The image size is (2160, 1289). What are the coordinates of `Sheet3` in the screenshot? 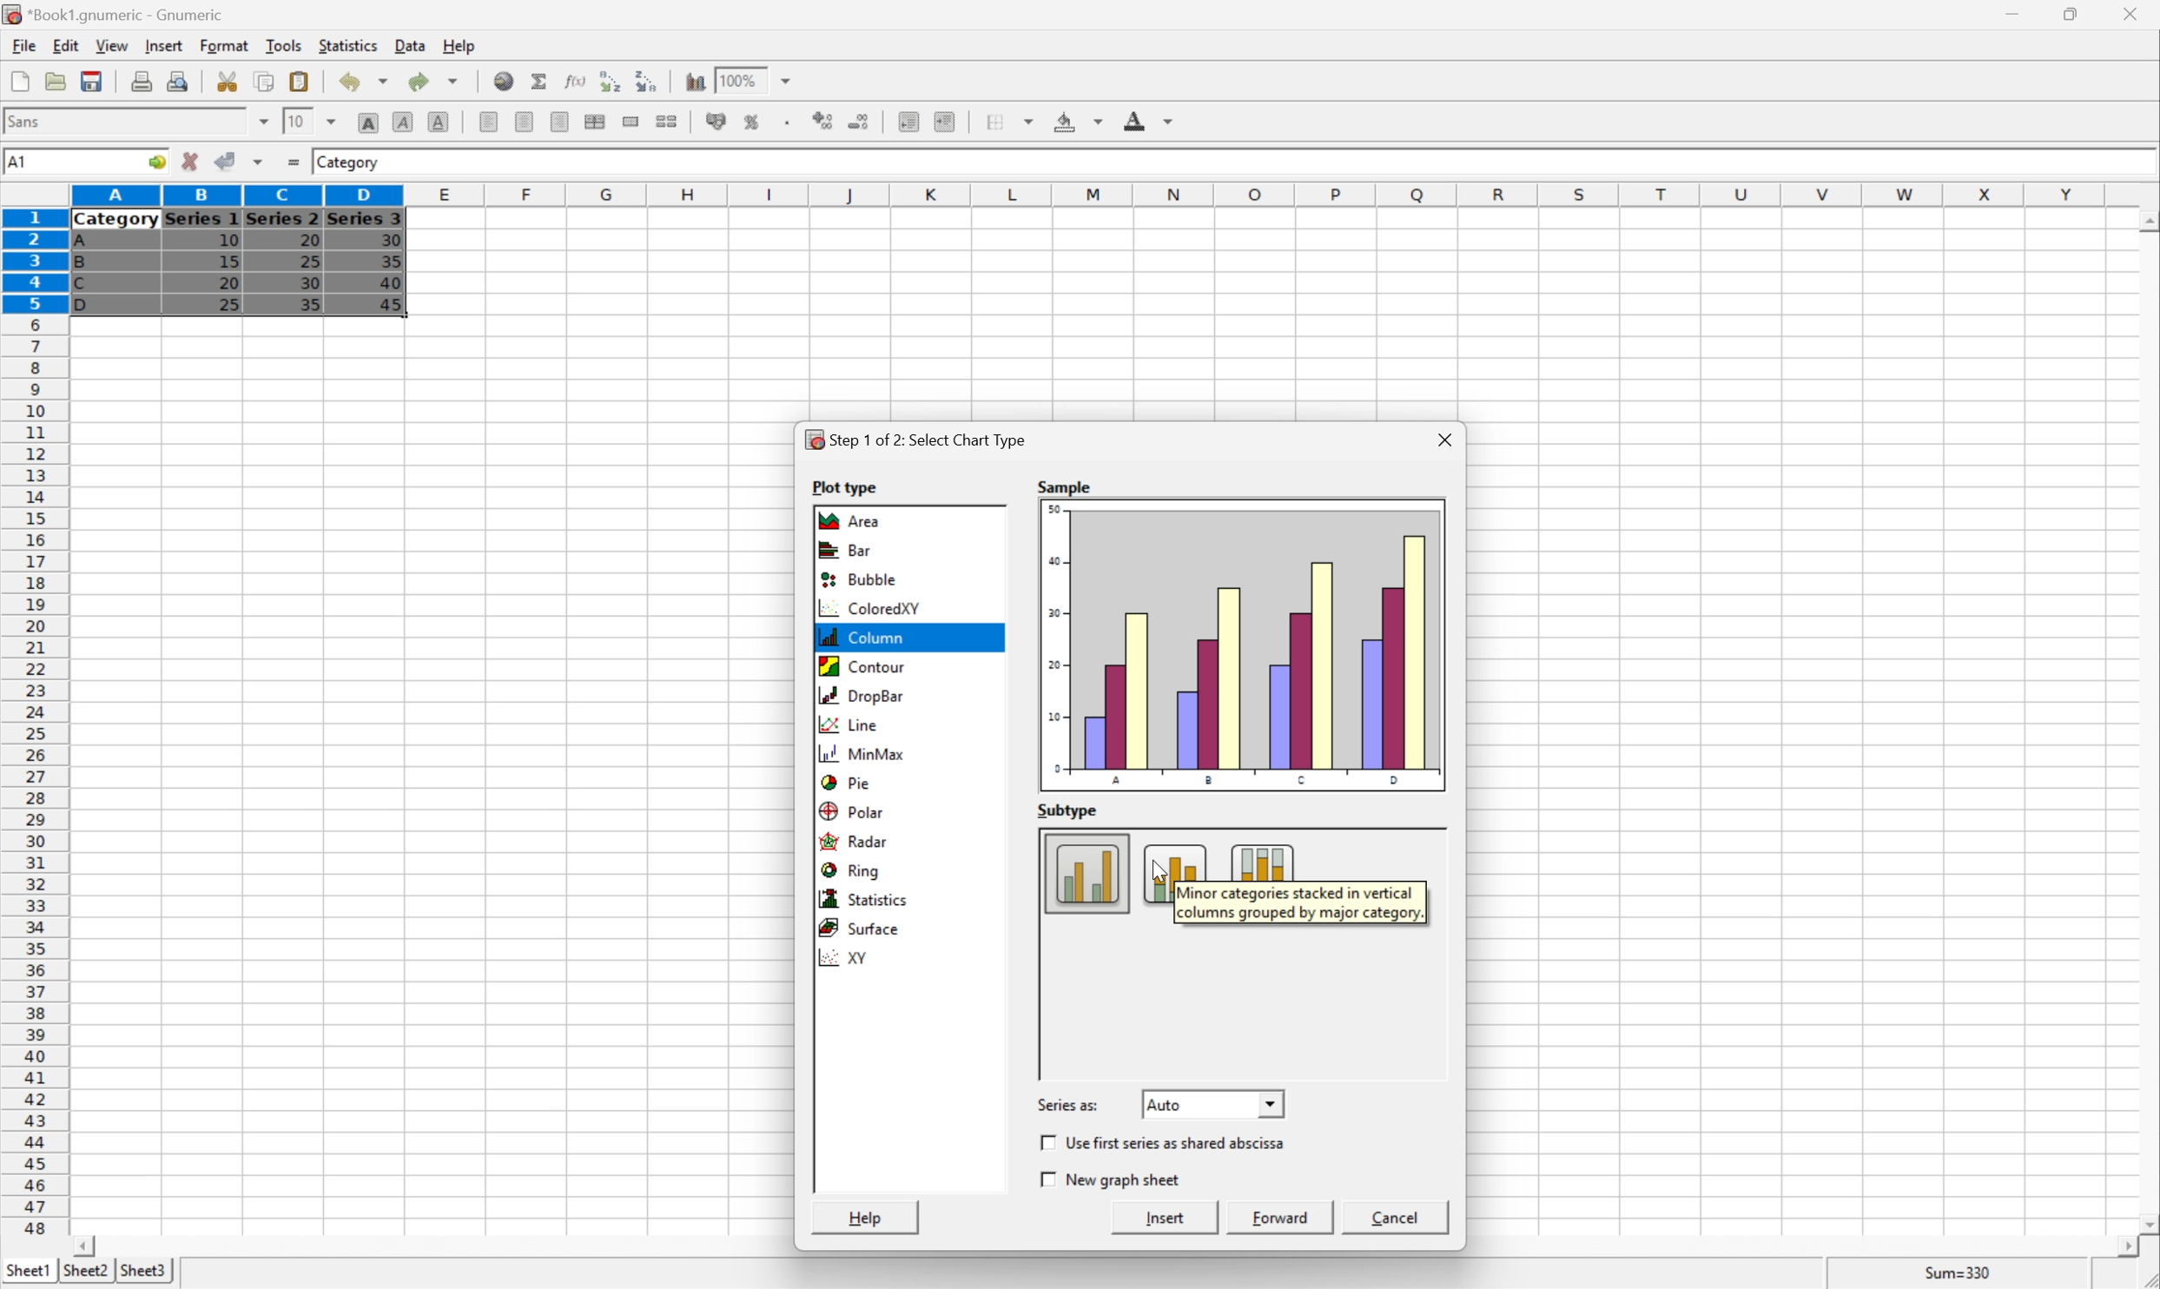 It's located at (145, 1271).